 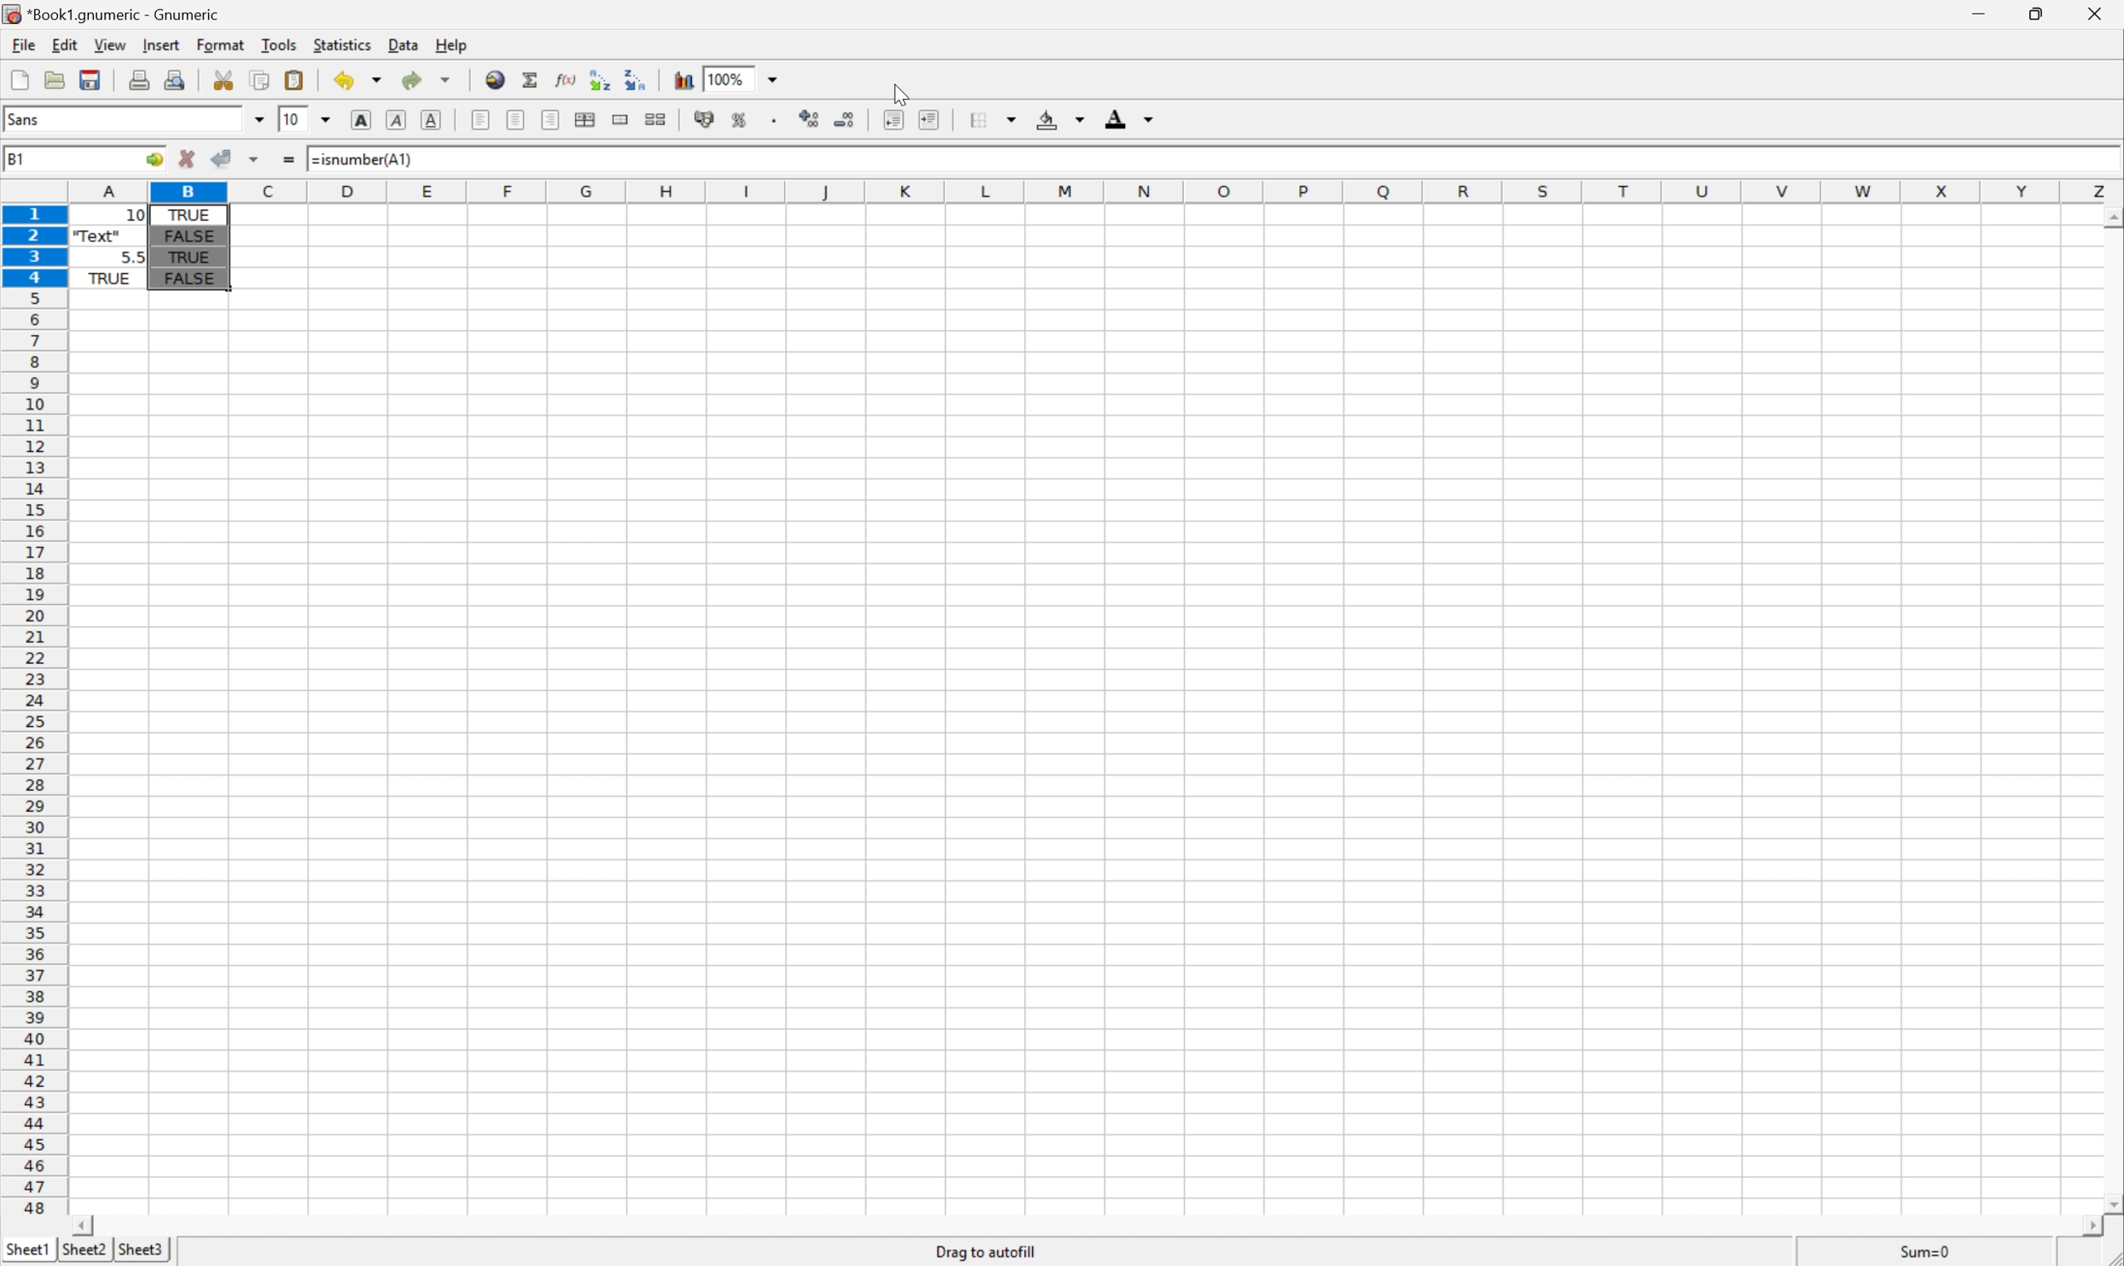 What do you see at coordinates (400, 44) in the screenshot?
I see `Data` at bounding box center [400, 44].